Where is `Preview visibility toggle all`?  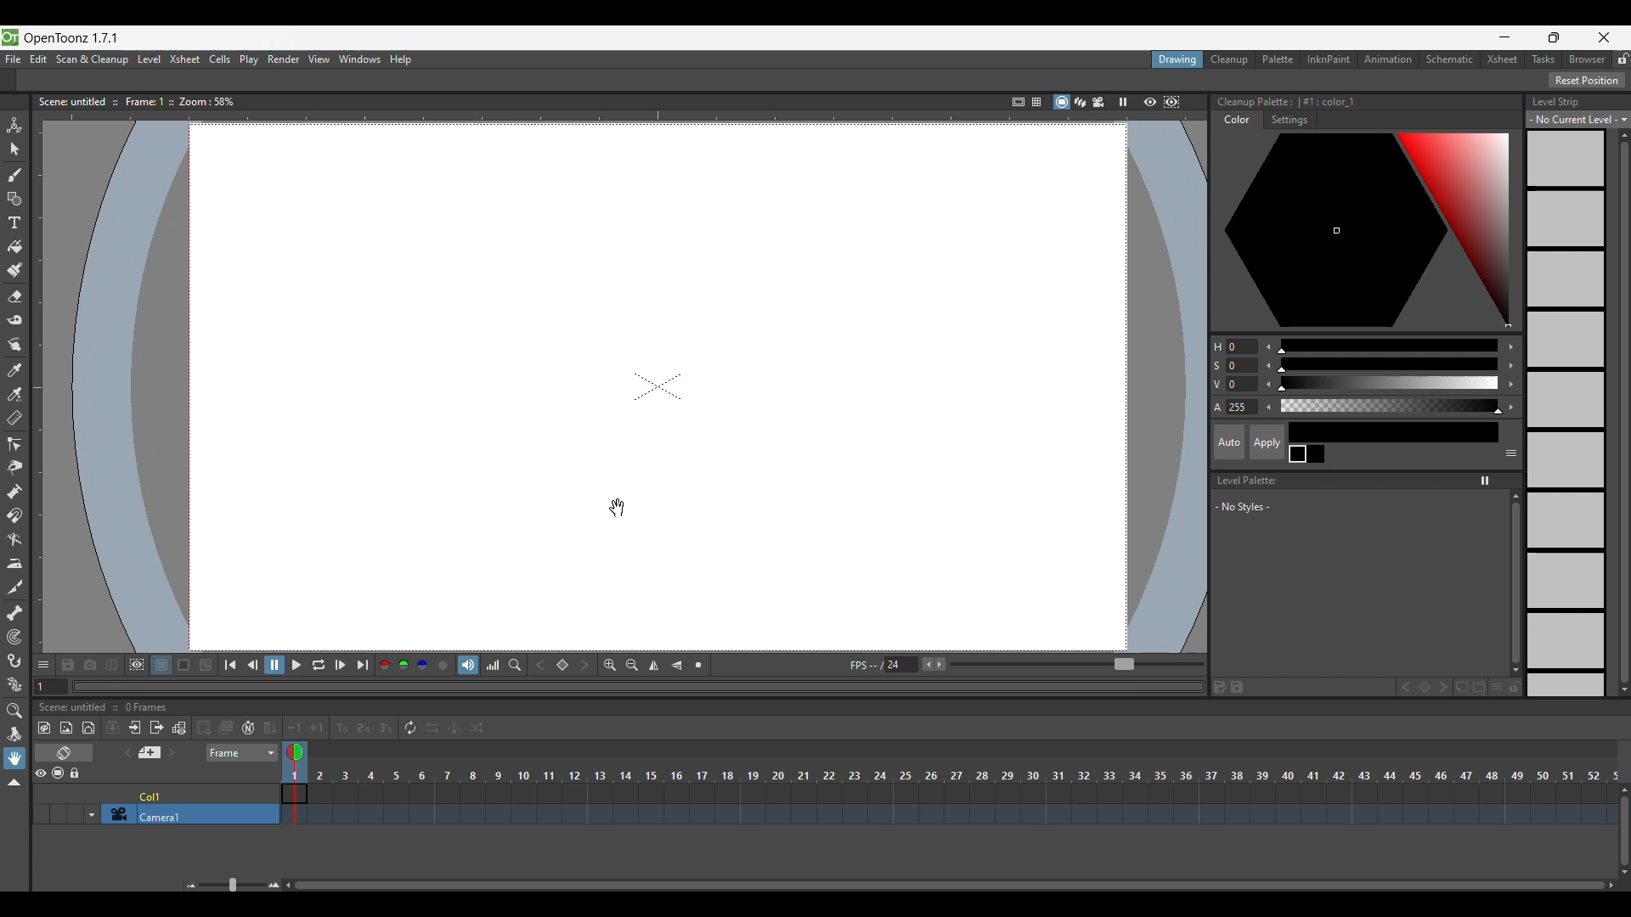
Preview visibility toggle all is located at coordinates (38, 772).